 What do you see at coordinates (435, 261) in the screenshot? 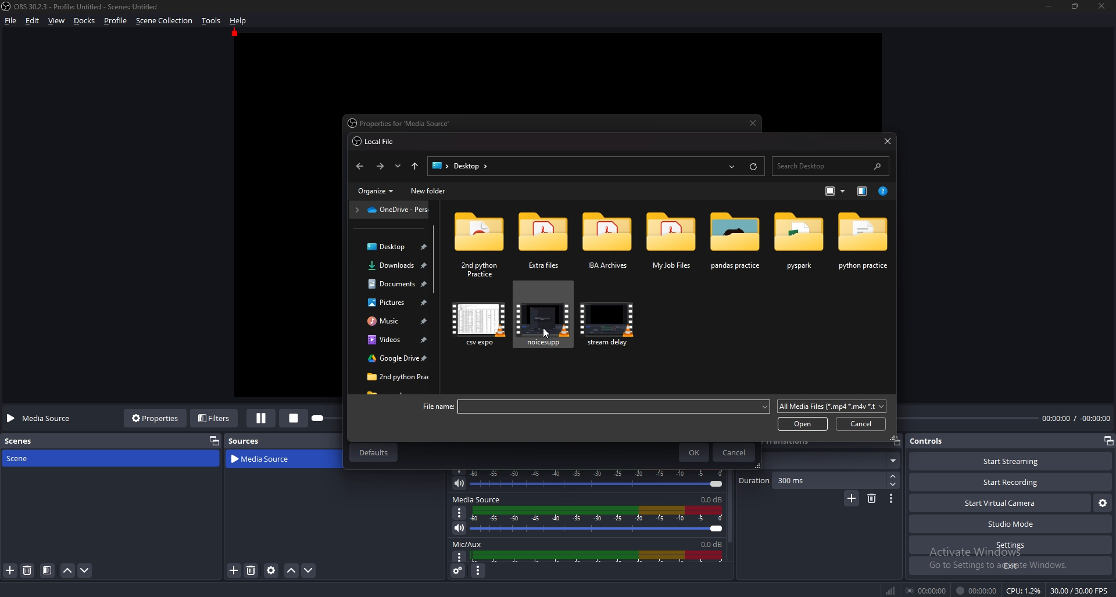
I see `Scroll bar` at bounding box center [435, 261].